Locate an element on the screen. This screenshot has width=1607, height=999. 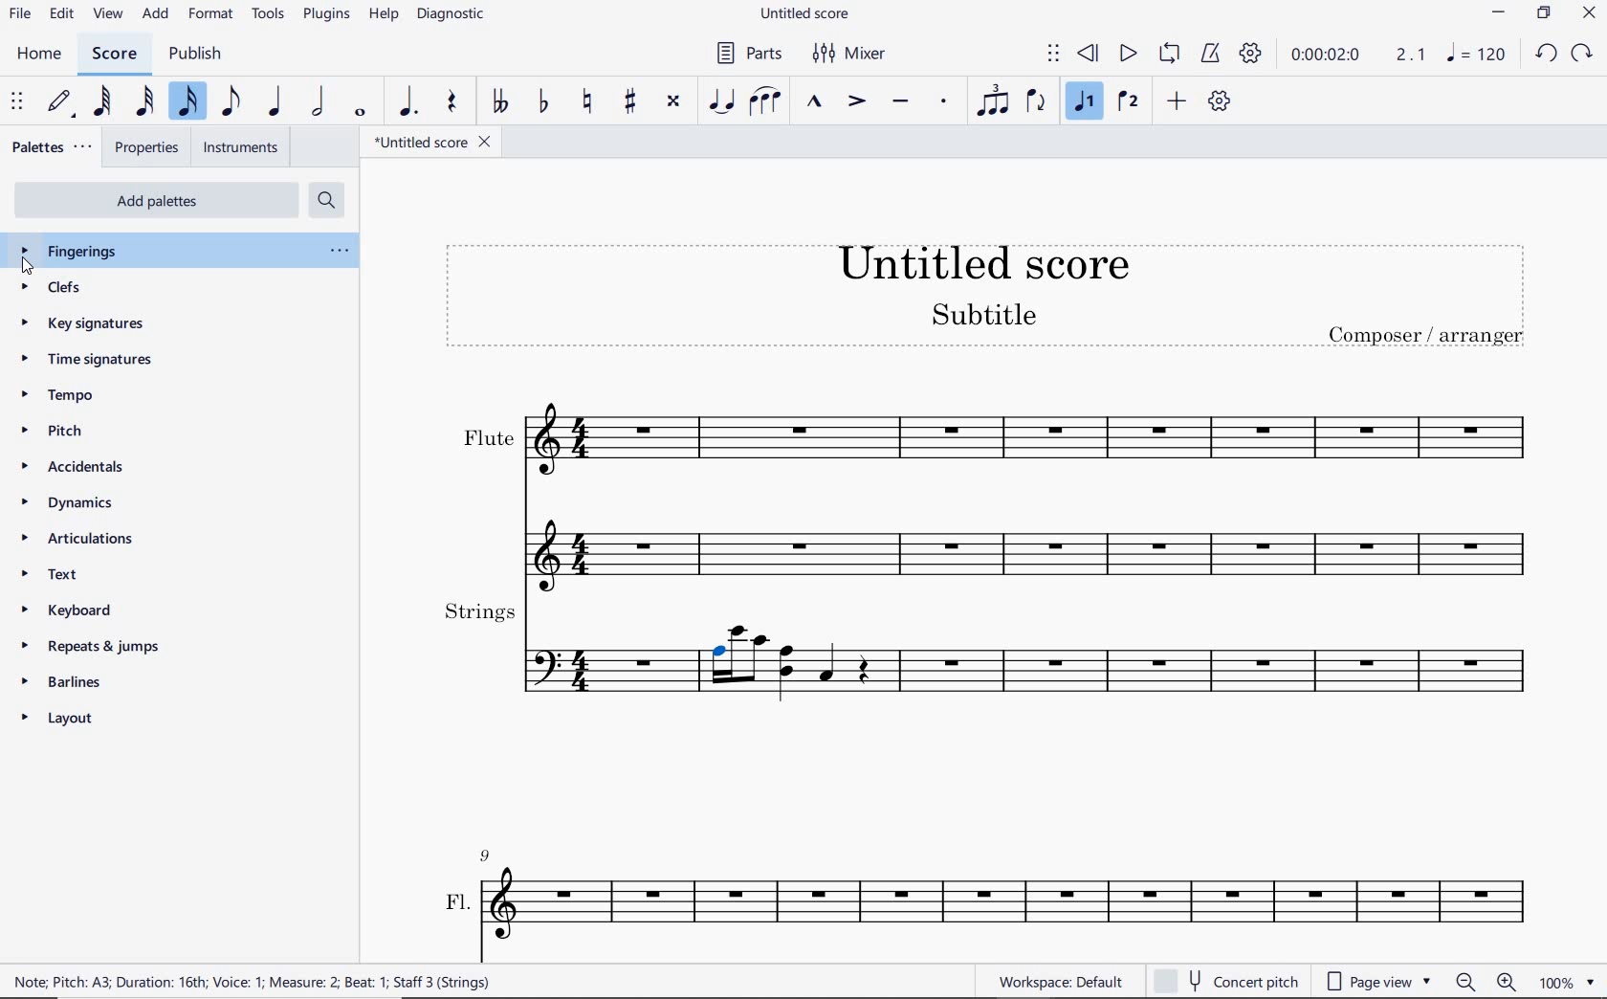
strings is located at coordinates (1145, 650).